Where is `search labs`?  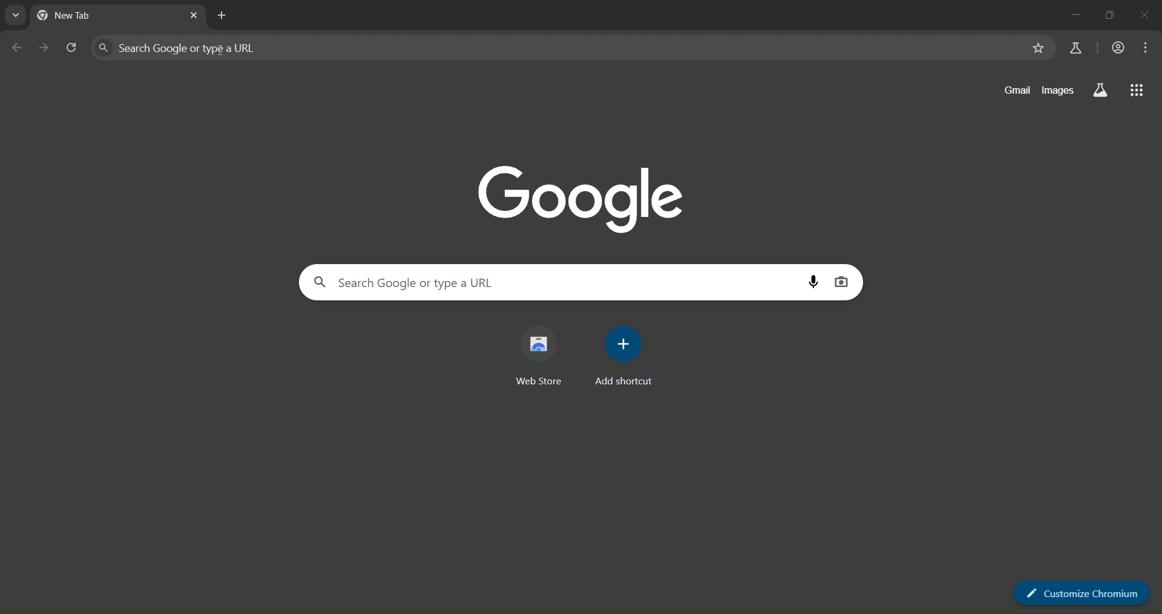 search labs is located at coordinates (1101, 90).